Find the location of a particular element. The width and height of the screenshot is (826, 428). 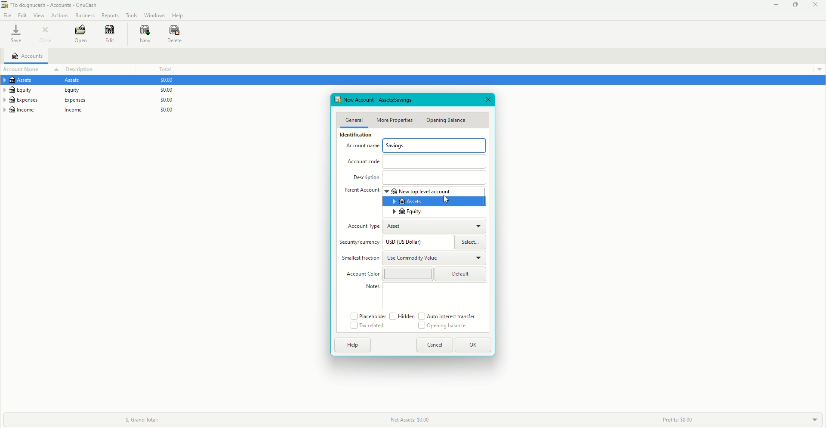

Close is located at coordinates (489, 99).